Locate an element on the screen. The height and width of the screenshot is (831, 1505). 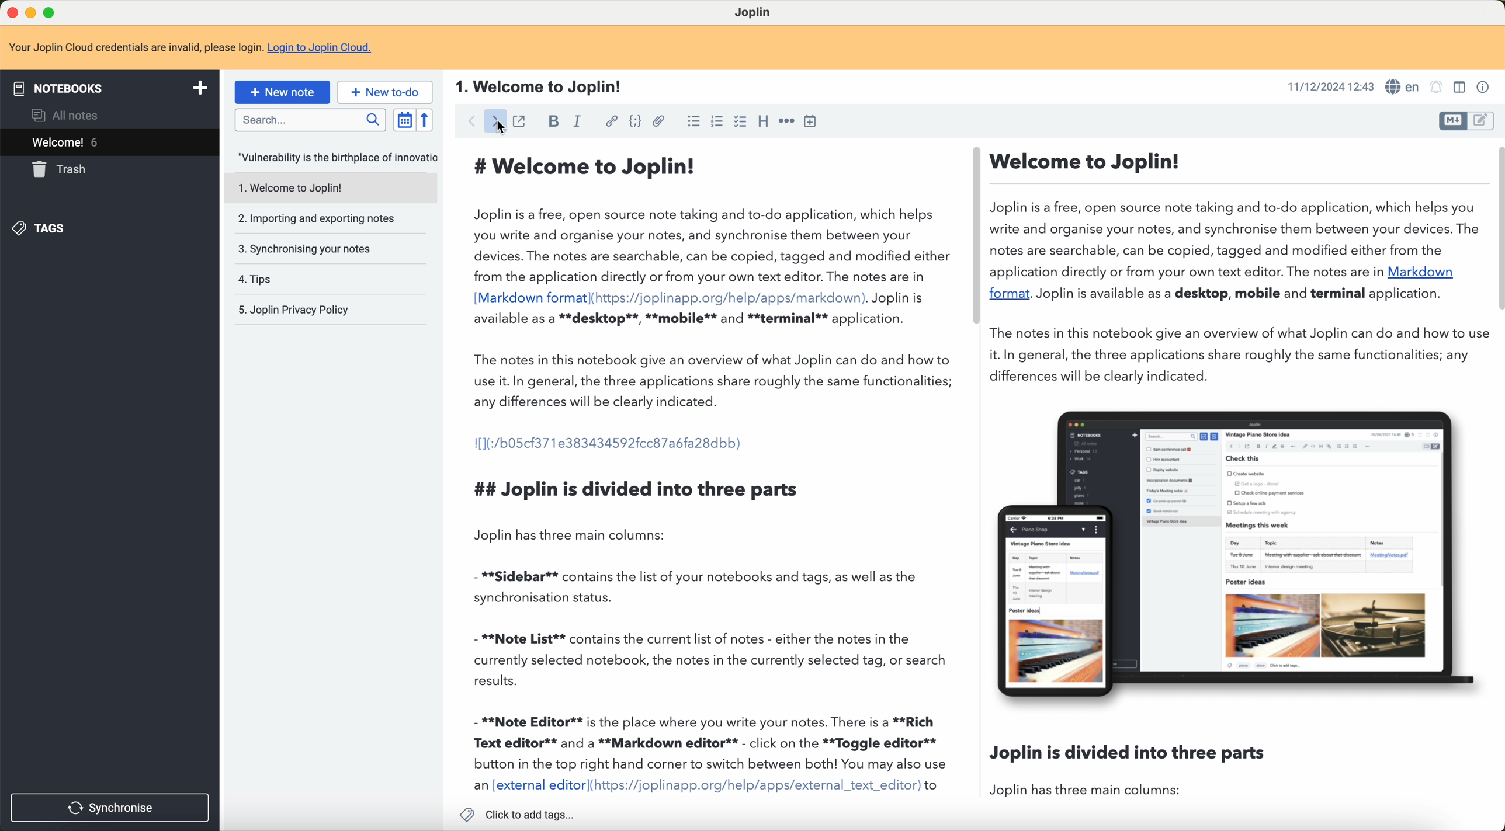
checkbox is located at coordinates (738, 121).